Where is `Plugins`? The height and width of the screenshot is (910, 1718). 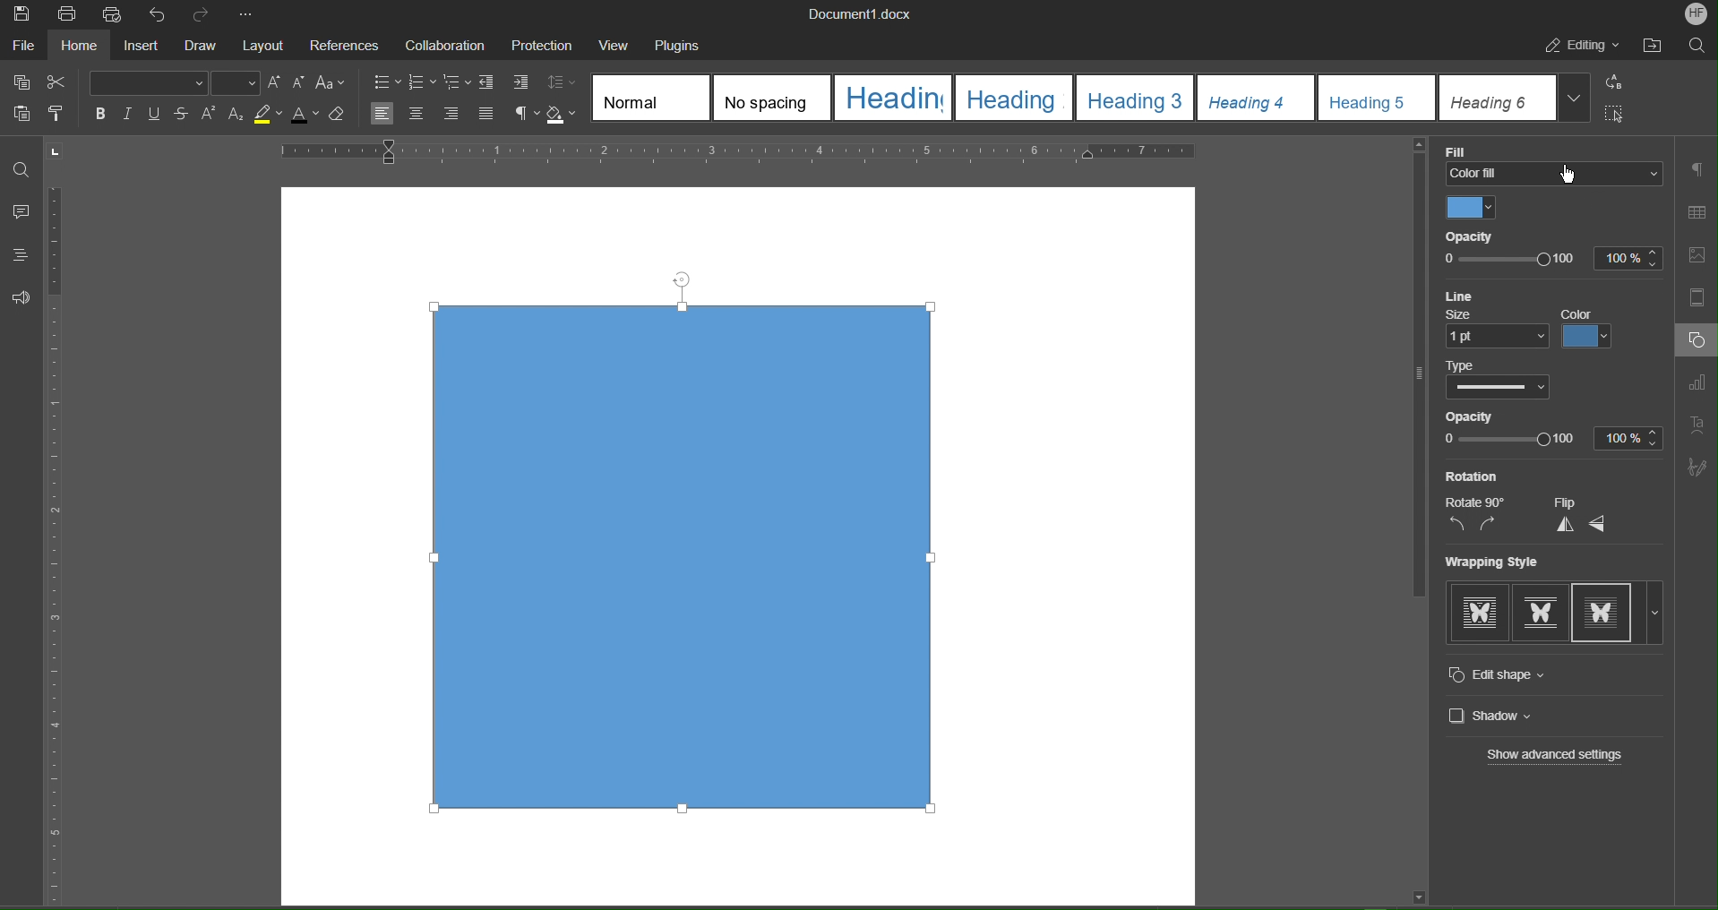
Plugins is located at coordinates (685, 45).